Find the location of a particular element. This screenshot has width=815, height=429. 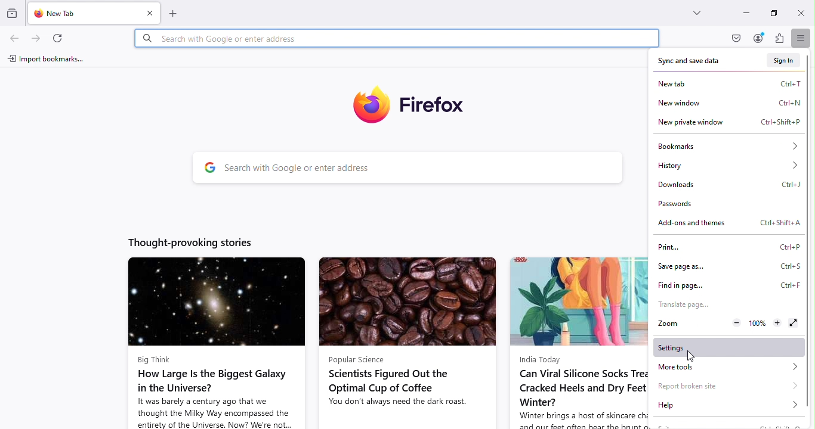

Print is located at coordinates (726, 247).